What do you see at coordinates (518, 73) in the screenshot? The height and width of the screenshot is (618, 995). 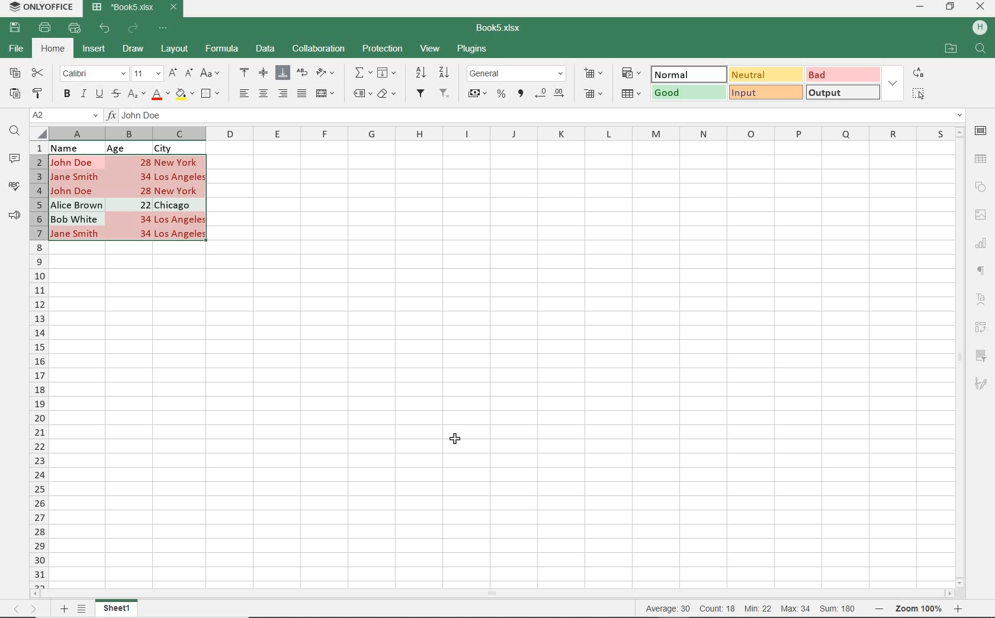 I see `NUMBER FORMAT` at bounding box center [518, 73].